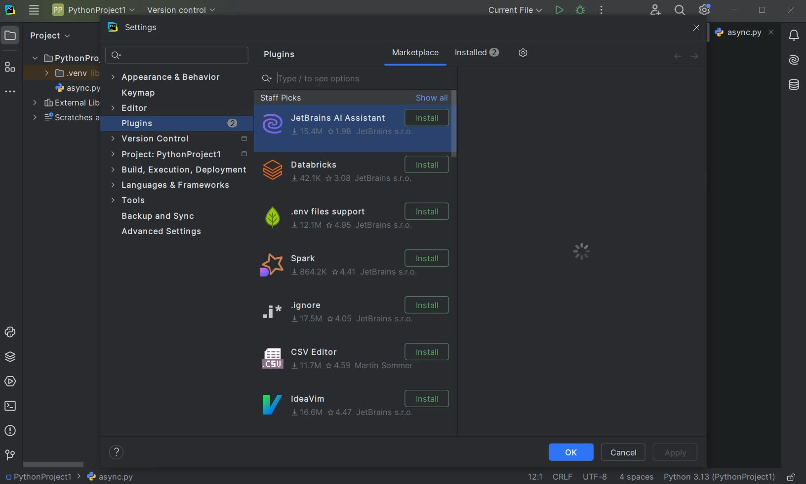 The height and width of the screenshot is (484, 806). What do you see at coordinates (595, 476) in the screenshot?
I see `fine encoding` at bounding box center [595, 476].